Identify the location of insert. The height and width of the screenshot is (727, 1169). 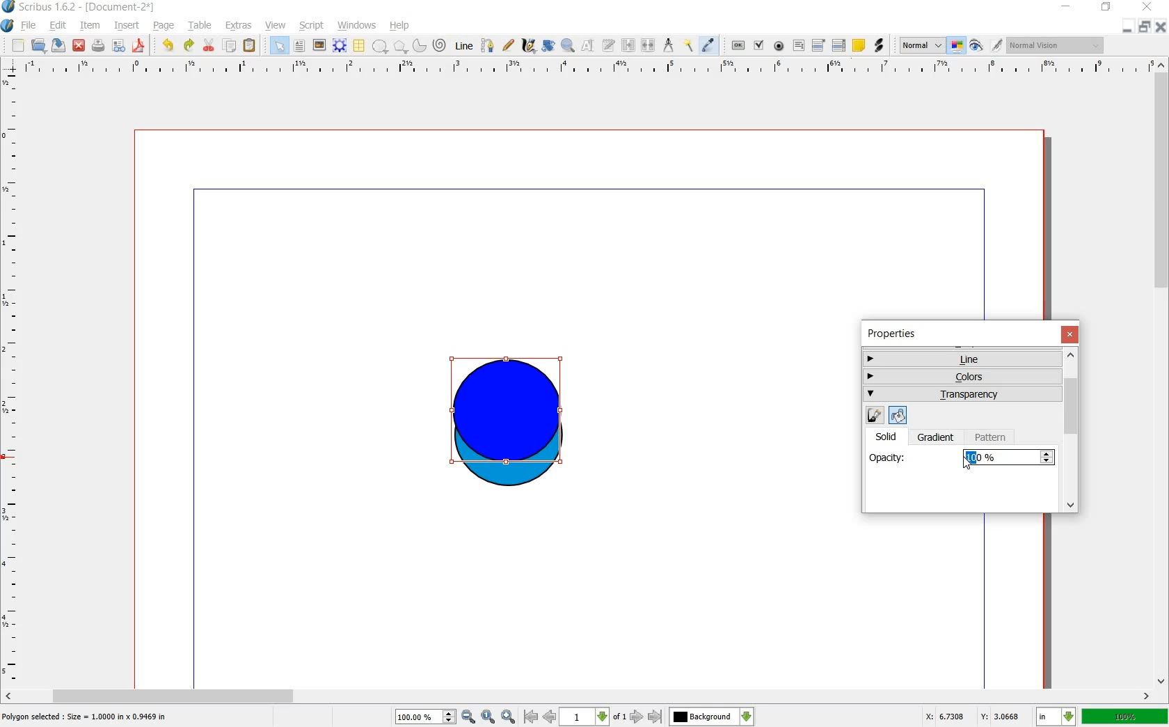
(127, 26).